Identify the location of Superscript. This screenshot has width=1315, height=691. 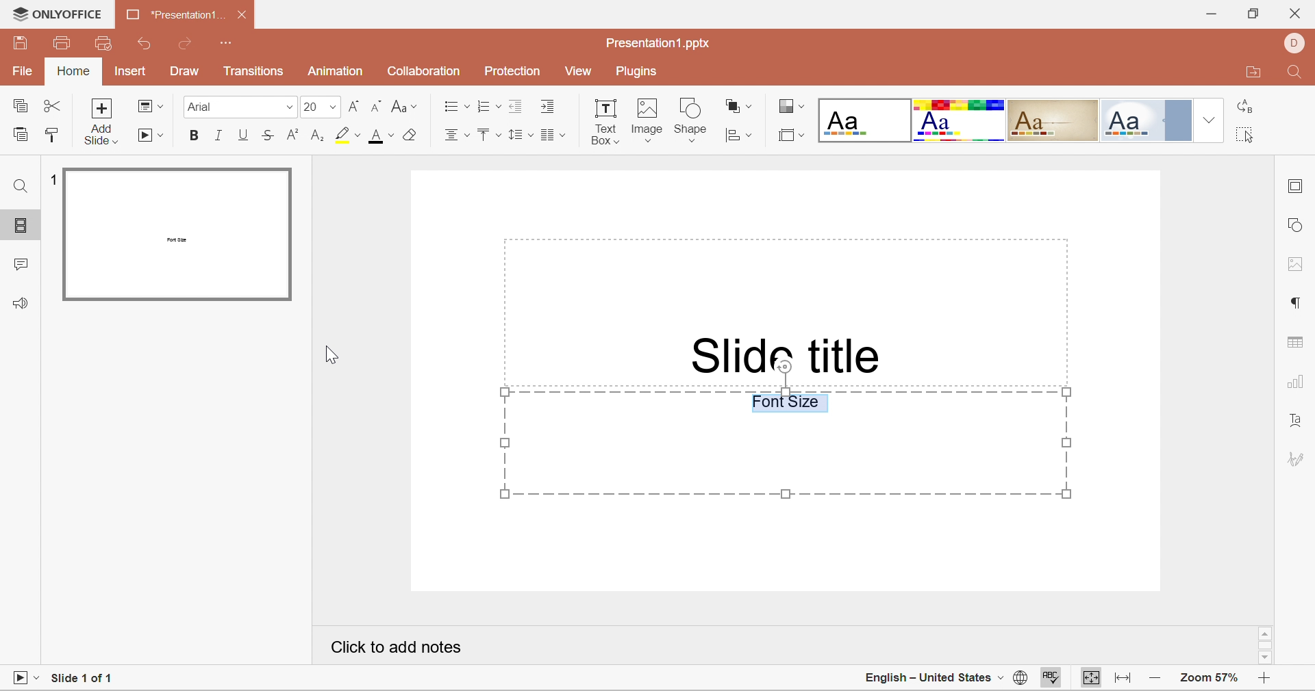
(290, 135).